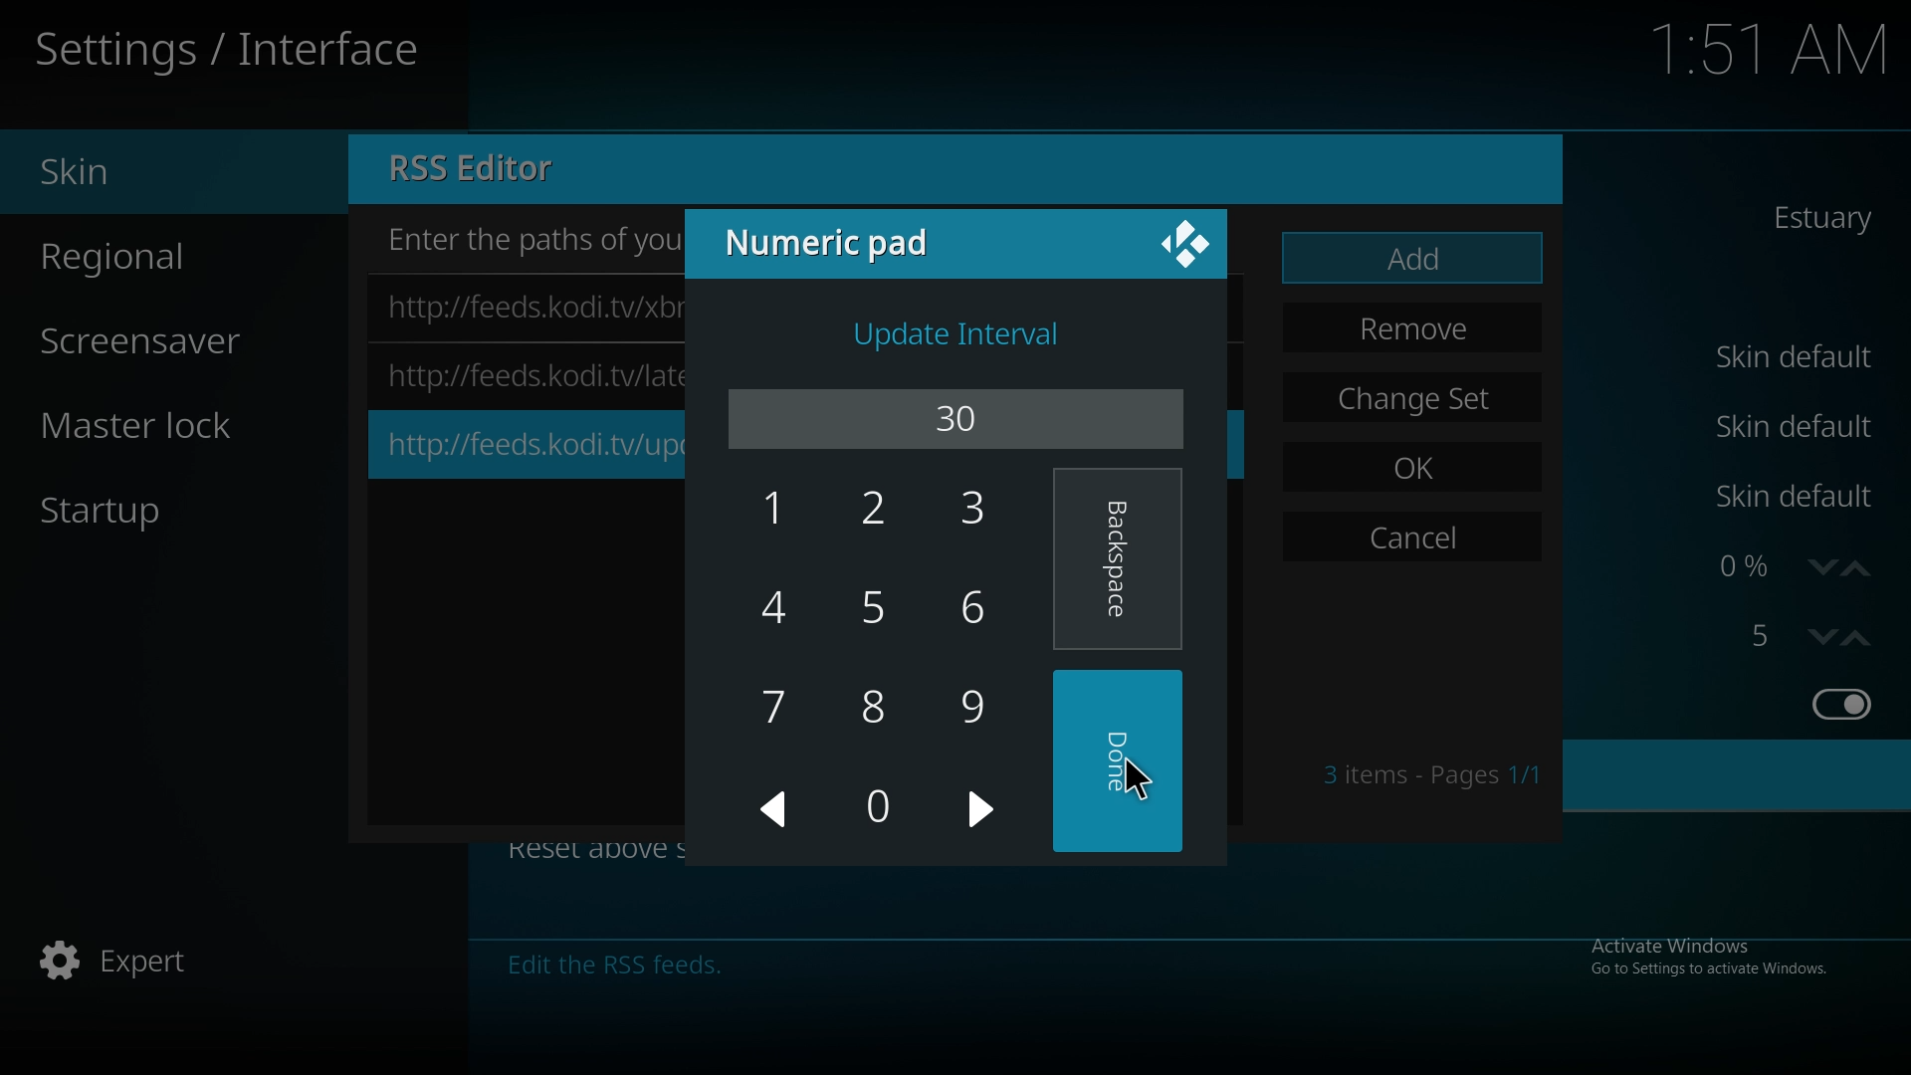 The width and height of the screenshot is (1911, 1075). Describe the element at coordinates (1185, 245) in the screenshot. I see `options` at that location.